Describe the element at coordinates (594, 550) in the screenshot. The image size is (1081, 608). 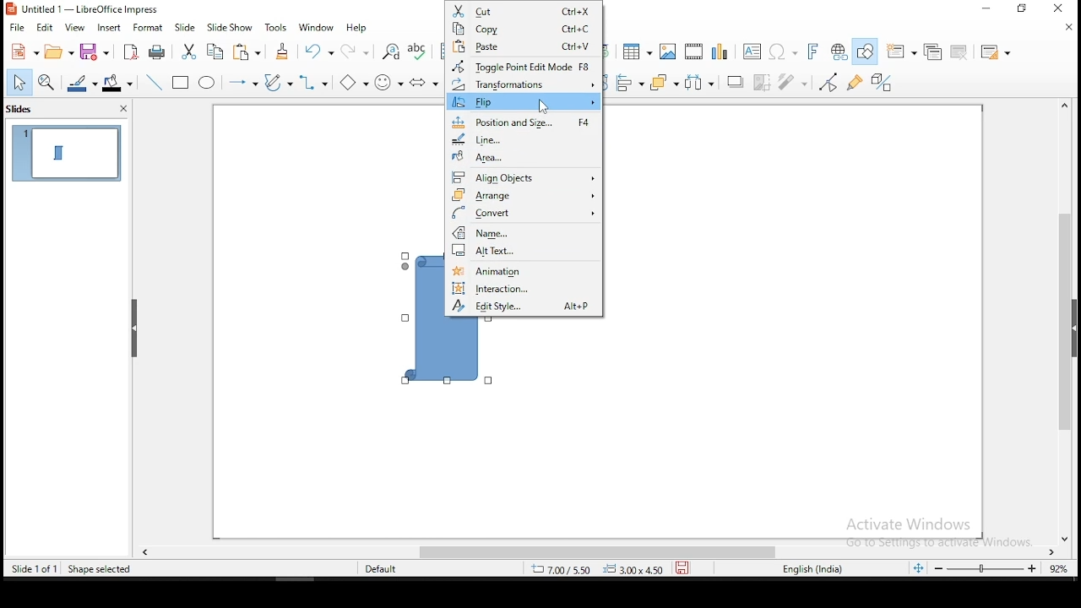
I see `scroll bar` at that location.